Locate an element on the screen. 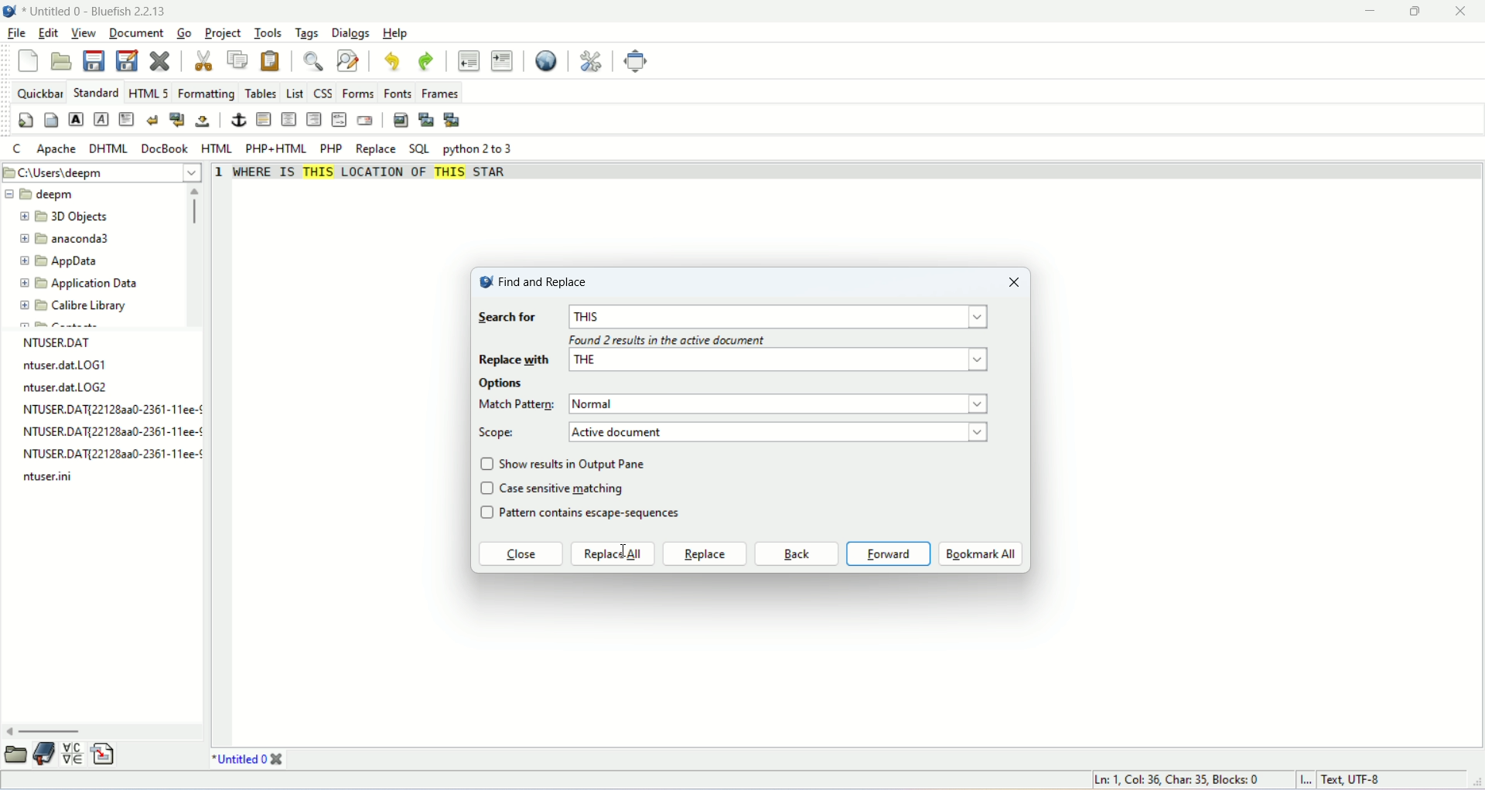 The height and width of the screenshot is (790, 1485). edit is located at coordinates (47, 35).